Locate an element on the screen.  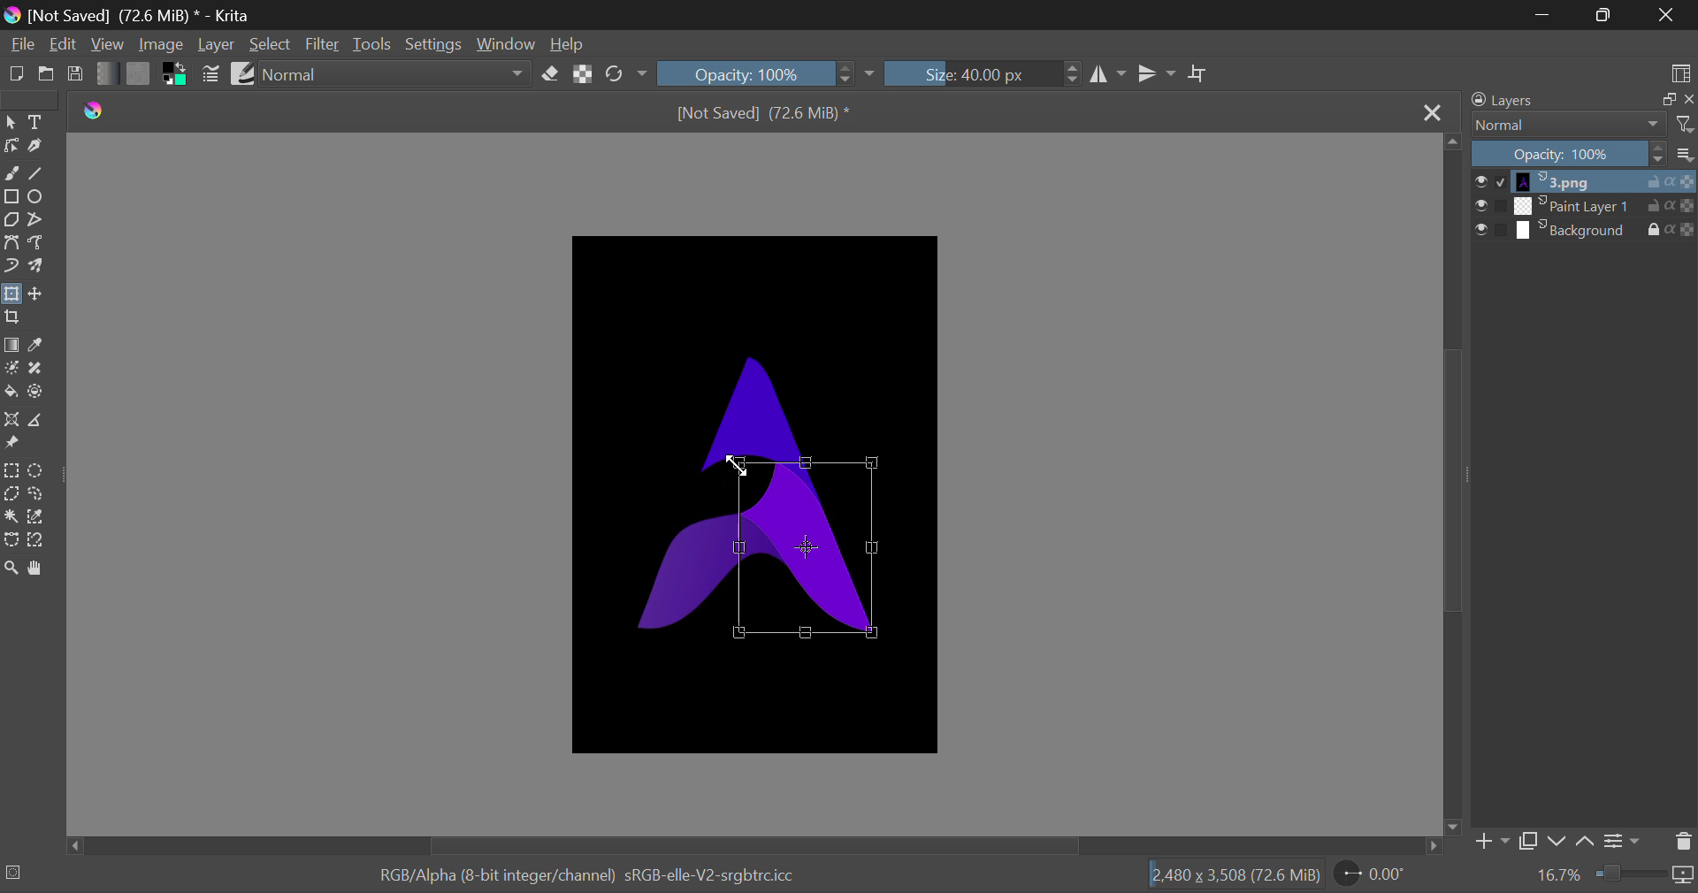
Erase is located at coordinates (551, 74).